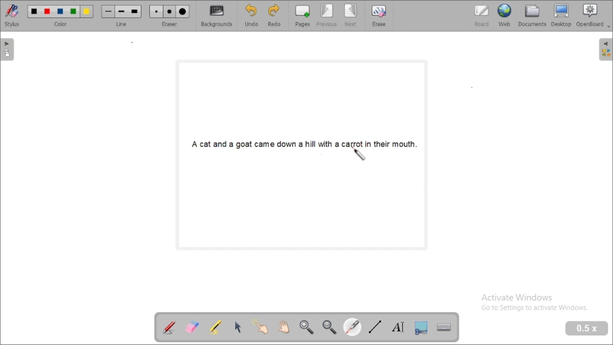 The width and height of the screenshot is (613, 345). Describe the element at coordinates (609, 27) in the screenshot. I see `Dropdown` at that location.